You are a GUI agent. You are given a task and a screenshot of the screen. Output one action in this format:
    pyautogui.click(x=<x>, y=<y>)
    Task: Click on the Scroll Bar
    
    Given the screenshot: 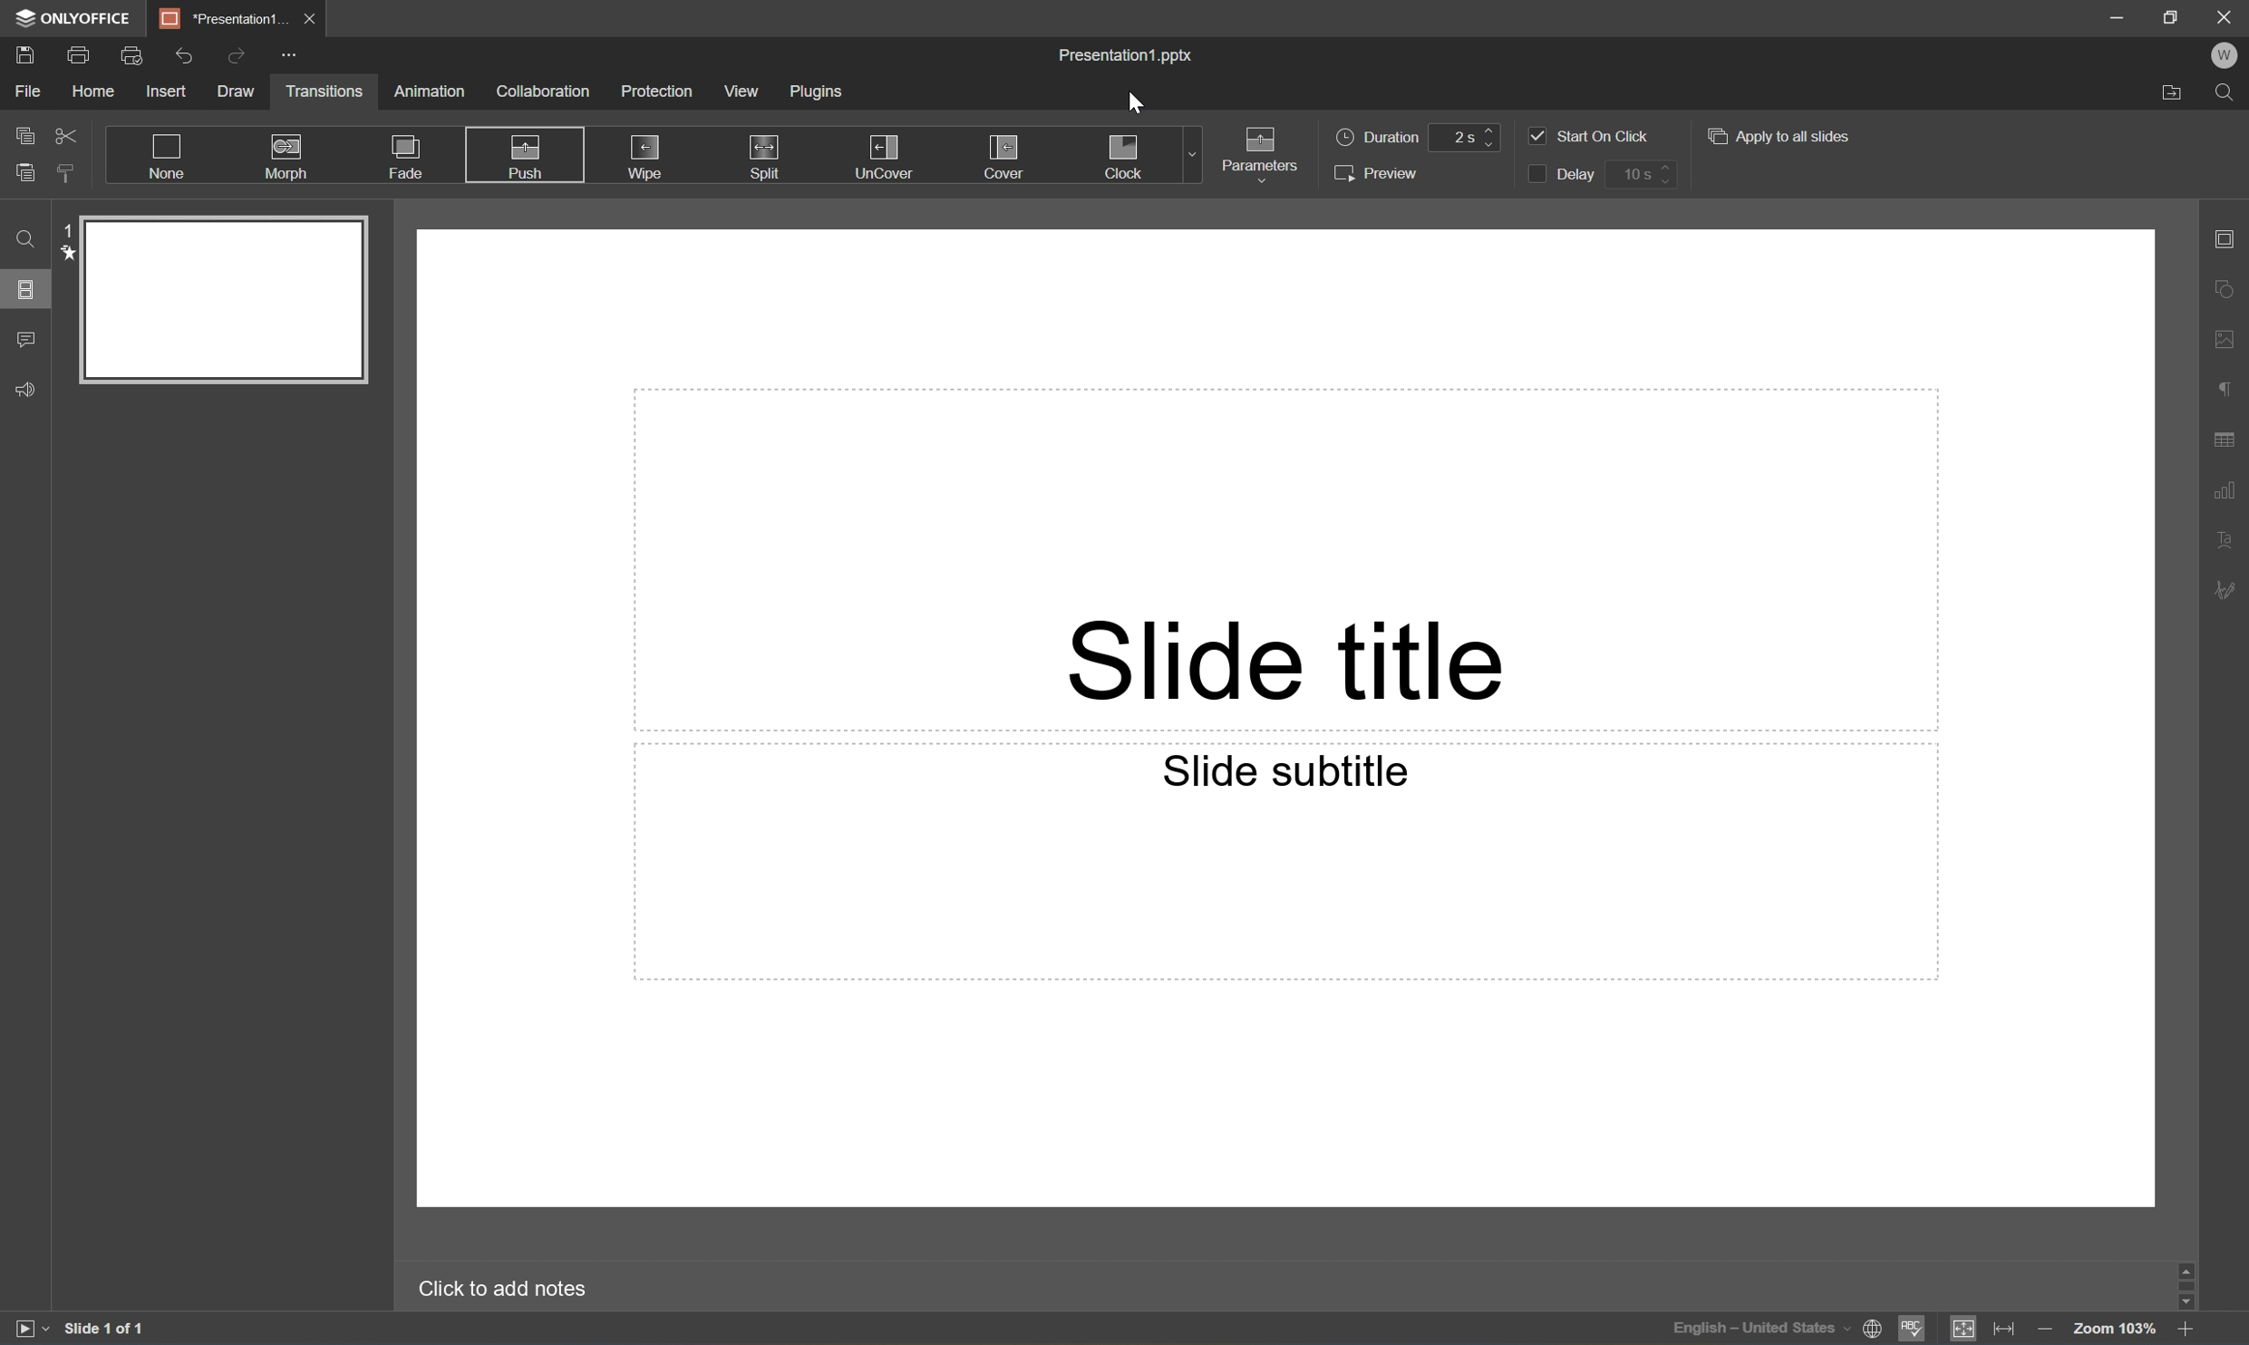 What is the action you would take?
    pyautogui.click(x=2189, y=1286)
    